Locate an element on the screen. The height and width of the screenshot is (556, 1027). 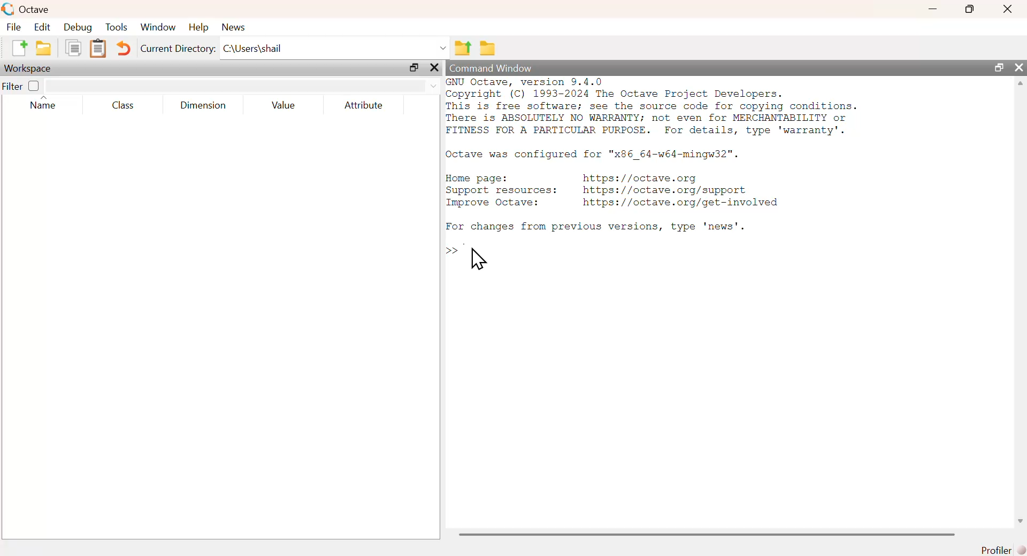
maximize is located at coordinates (1000, 68).